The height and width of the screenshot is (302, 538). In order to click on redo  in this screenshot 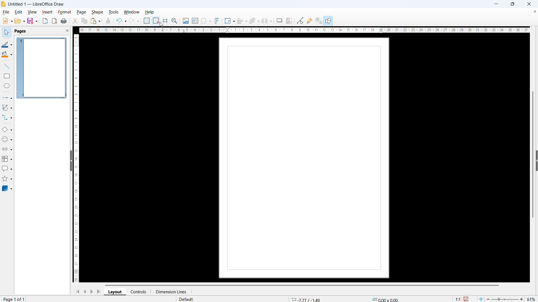, I will do `click(134, 21)`.